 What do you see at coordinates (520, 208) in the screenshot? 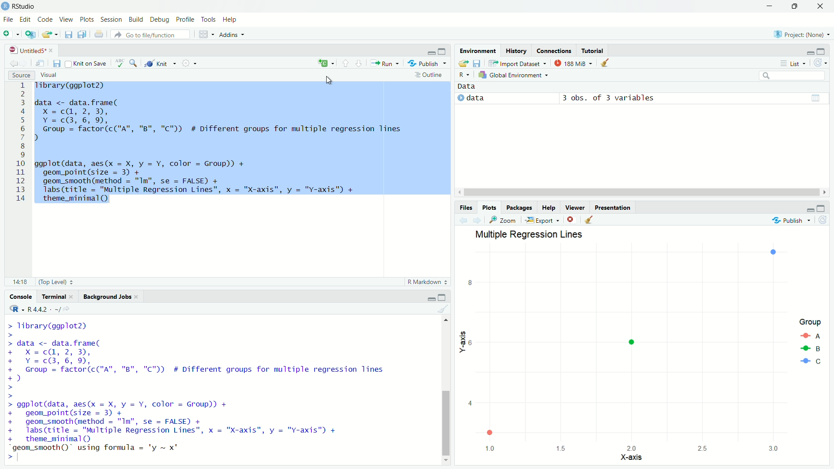
I see `Packages` at bounding box center [520, 208].